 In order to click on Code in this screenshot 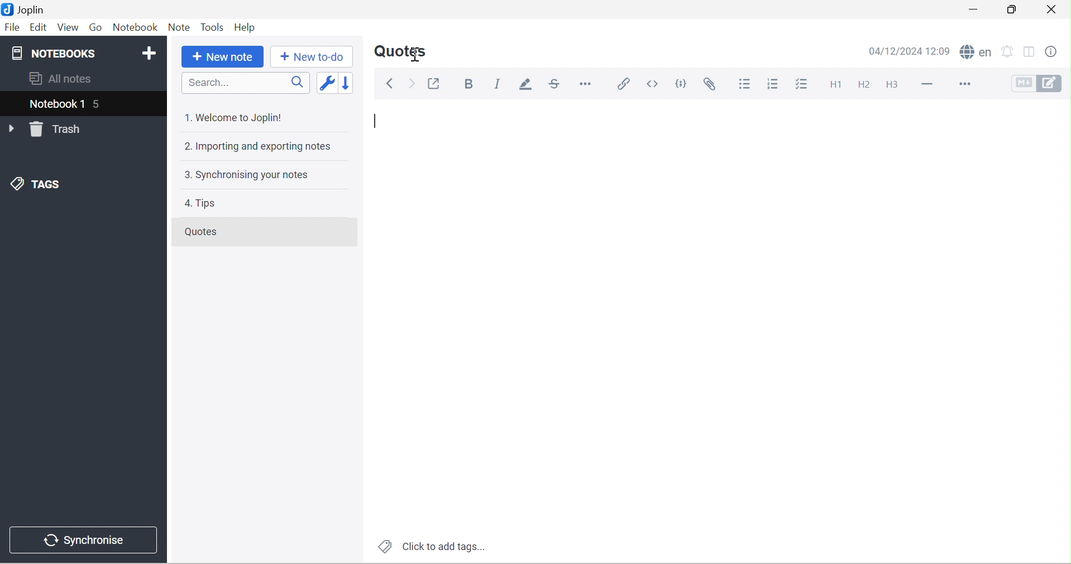, I will do `click(681, 82)`.